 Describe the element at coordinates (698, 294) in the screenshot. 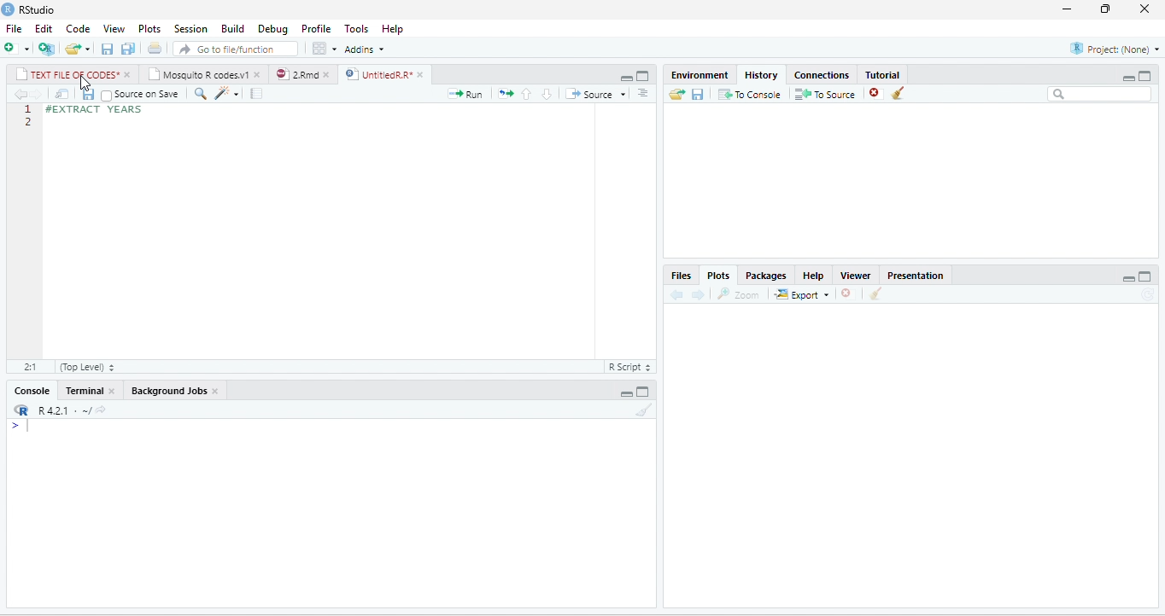

I see `forward` at that location.